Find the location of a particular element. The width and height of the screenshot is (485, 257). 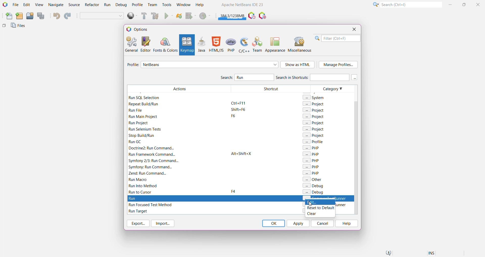

PHP is located at coordinates (231, 44).